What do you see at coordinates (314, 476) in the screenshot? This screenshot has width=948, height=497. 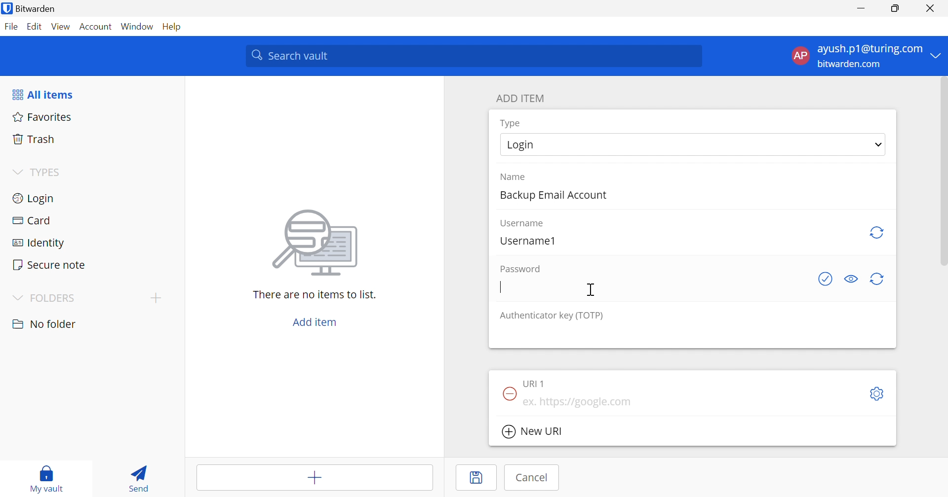 I see `Add item` at bounding box center [314, 476].